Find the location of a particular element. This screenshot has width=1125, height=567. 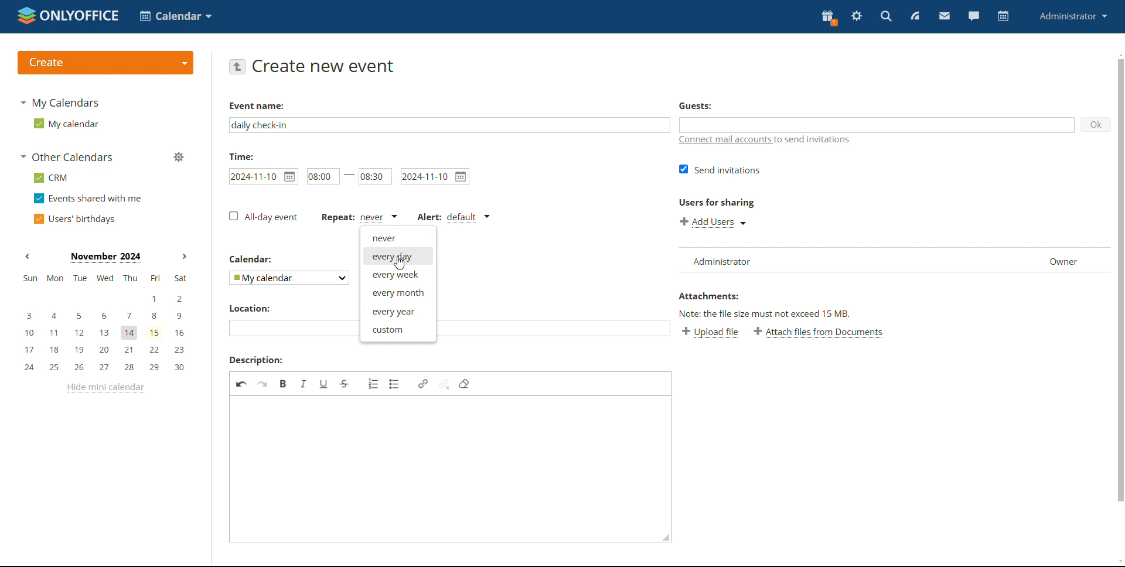

add guests is located at coordinates (877, 125).